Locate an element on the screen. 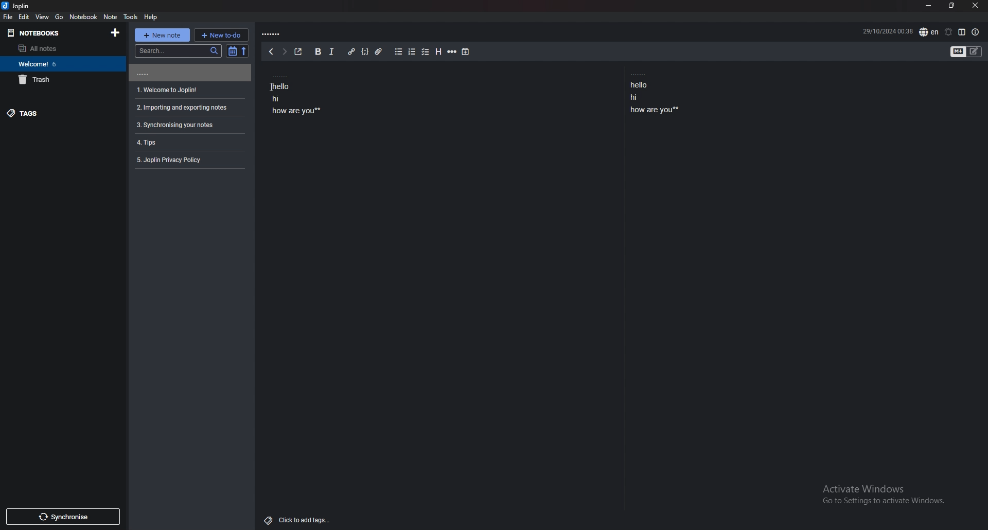  go is located at coordinates (59, 16).